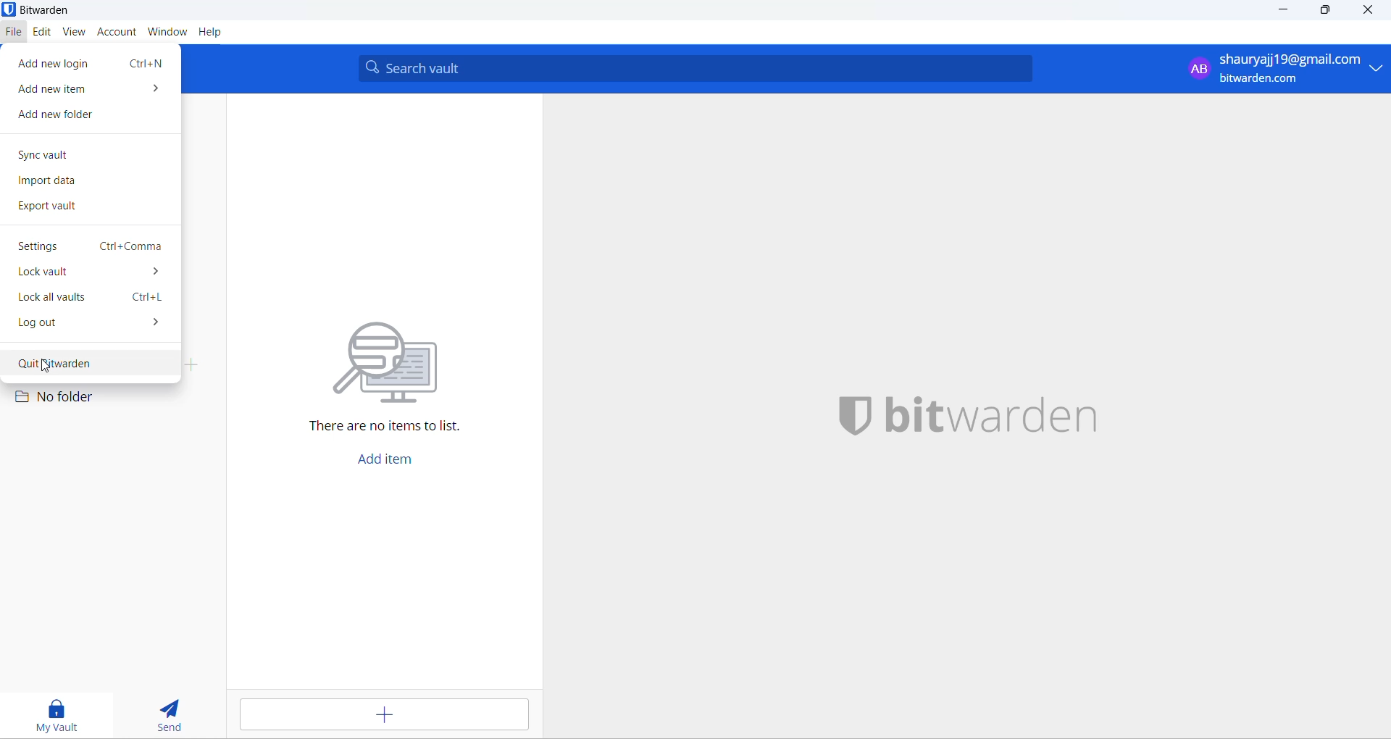 Image resolution: width=1391 pixels, height=739 pixels. What do you see at coordinates (95, 91) in the screenshot?
I see `add new item` at bounding box center [95, 91].